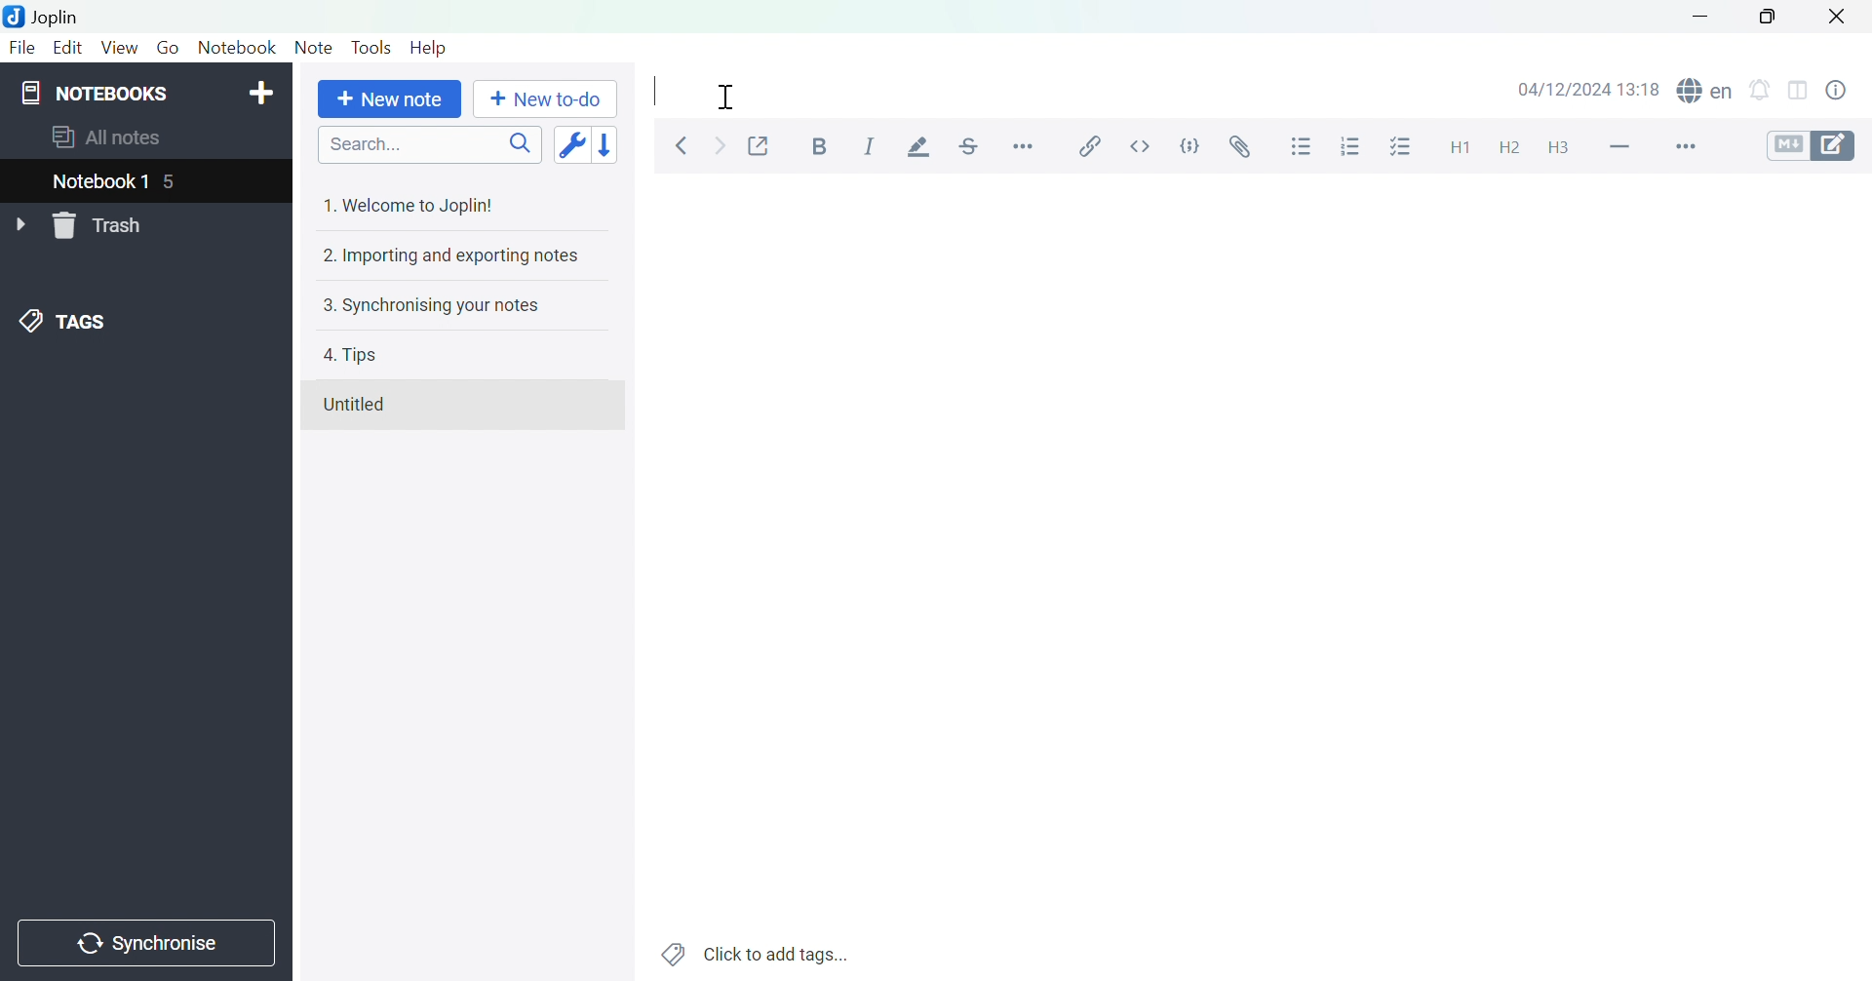  I want to click on Toggle sort order field, so click(569, 143).